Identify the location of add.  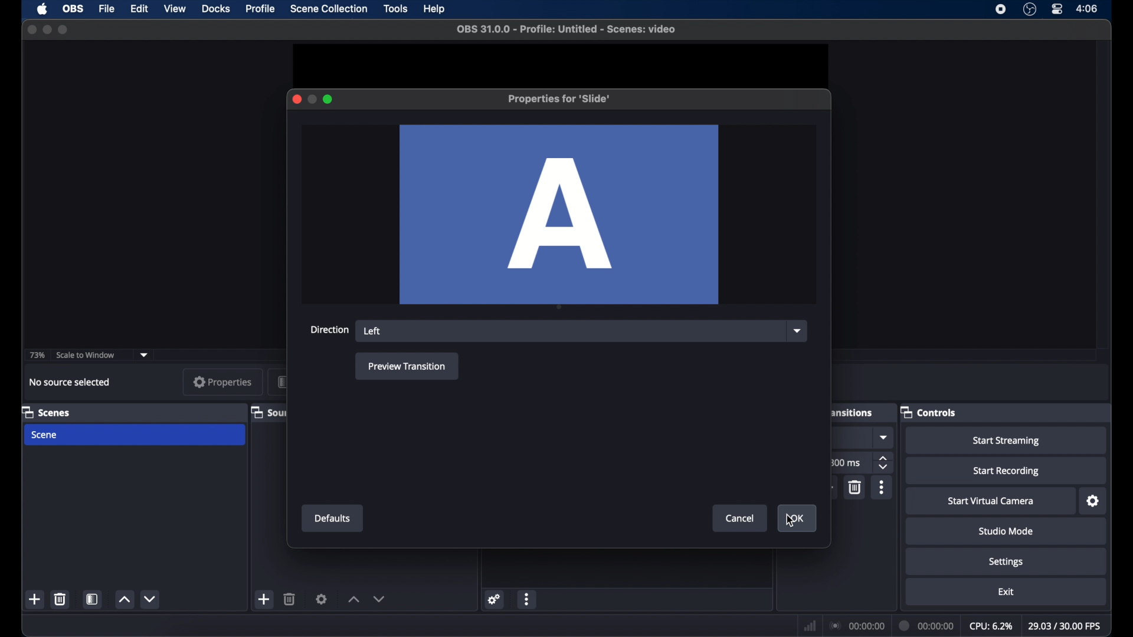
(35, 599).